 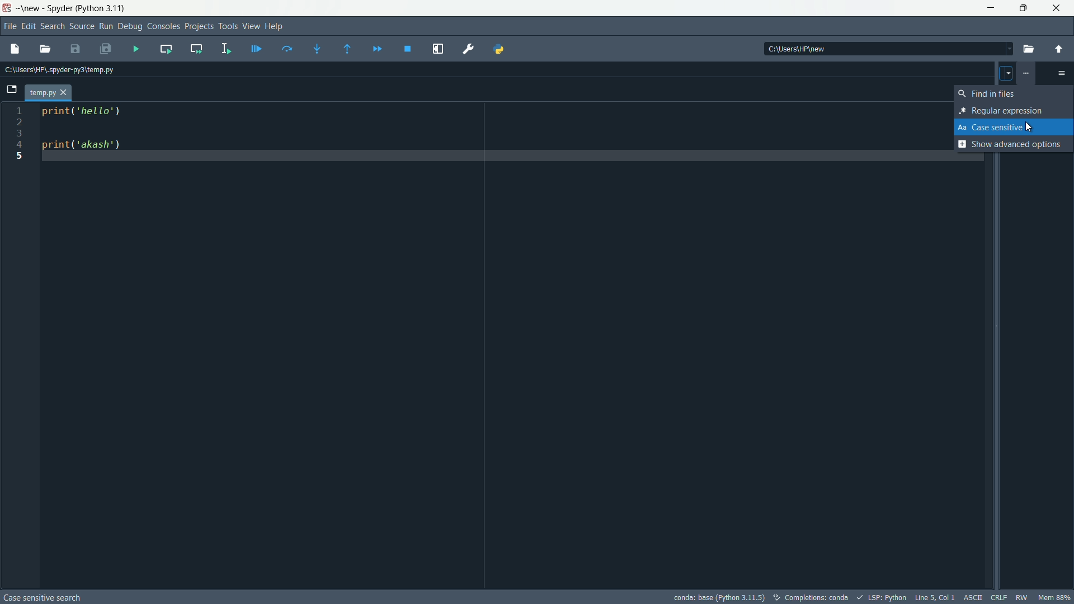 What do you see at coordinates (1062, 73) in the screenshot?
I see `more options` at bounding box center [1062, 73].